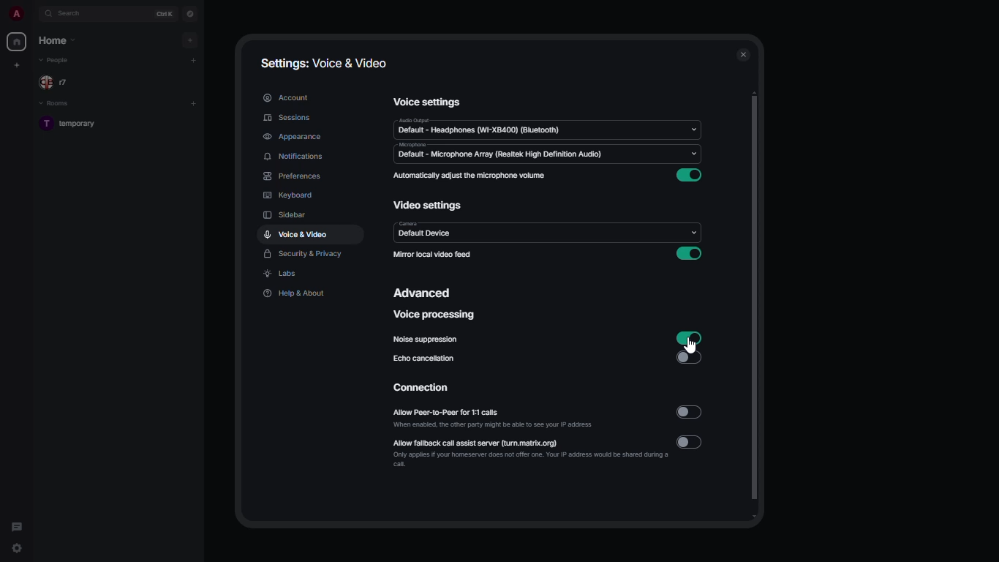 The height and width of the screenshot is (562, 999). Describe the element at coordinates (690, 442) in the screenshot. I see `disabled` at that location.